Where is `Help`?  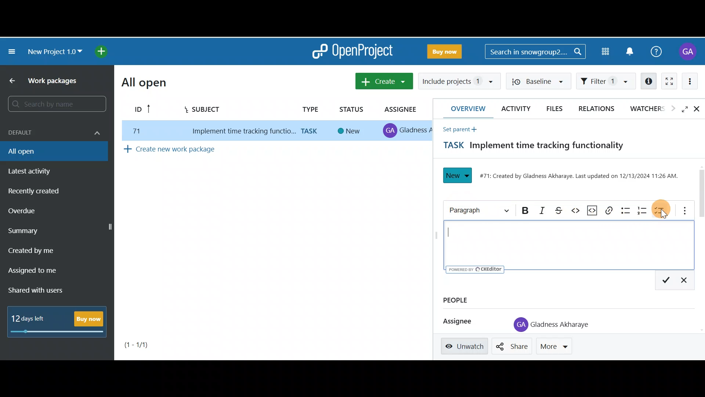
Help is located at coordinates (658, 54).